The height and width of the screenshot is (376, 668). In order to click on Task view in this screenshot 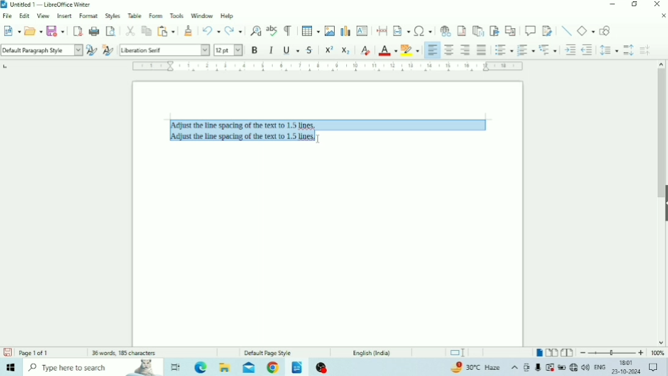, I will do `click(176, 367)`.